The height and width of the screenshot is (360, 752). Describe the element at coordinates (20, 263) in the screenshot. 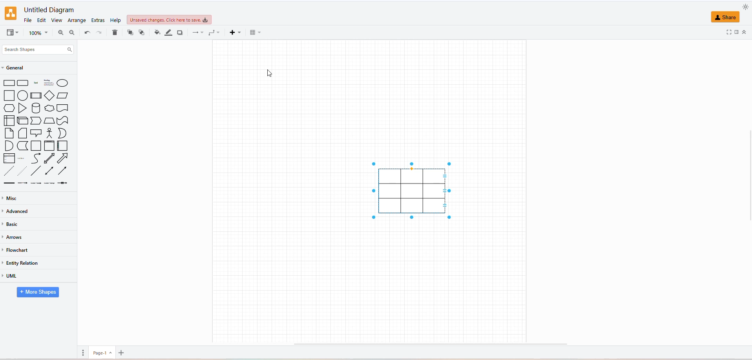

I see `entity relation` at that location.